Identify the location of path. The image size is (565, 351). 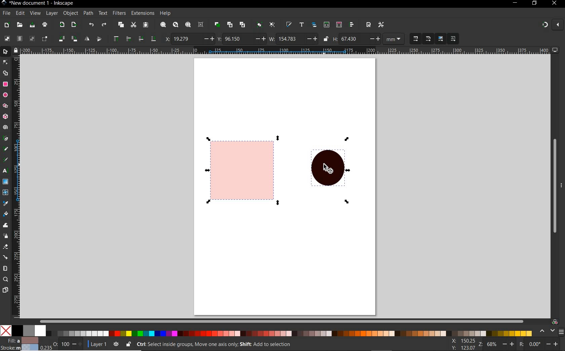
(88, 13).